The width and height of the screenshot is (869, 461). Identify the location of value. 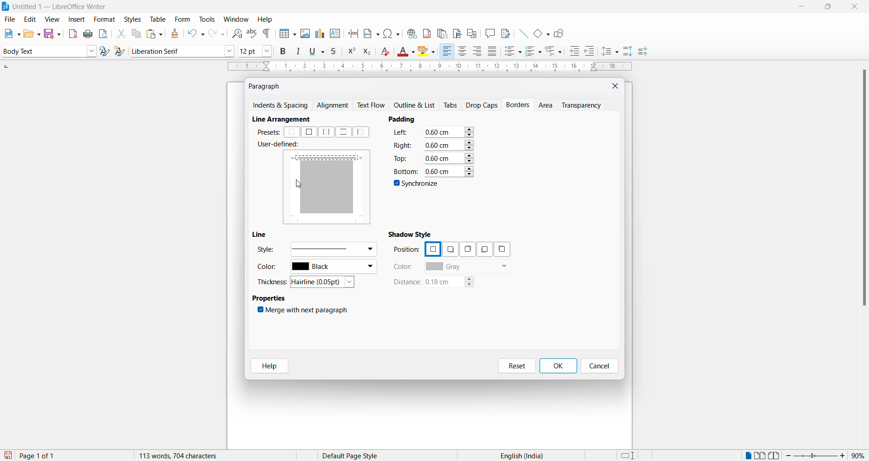
(449, 157).